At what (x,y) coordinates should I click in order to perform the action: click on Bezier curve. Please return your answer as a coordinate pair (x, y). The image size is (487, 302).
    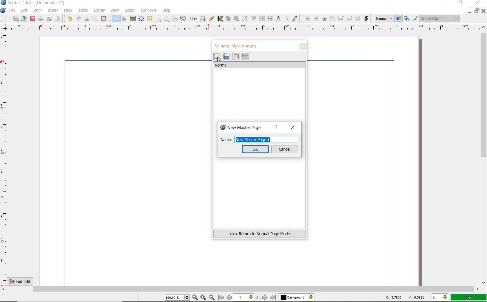
    Looking at the image, I should click on (202, 19).